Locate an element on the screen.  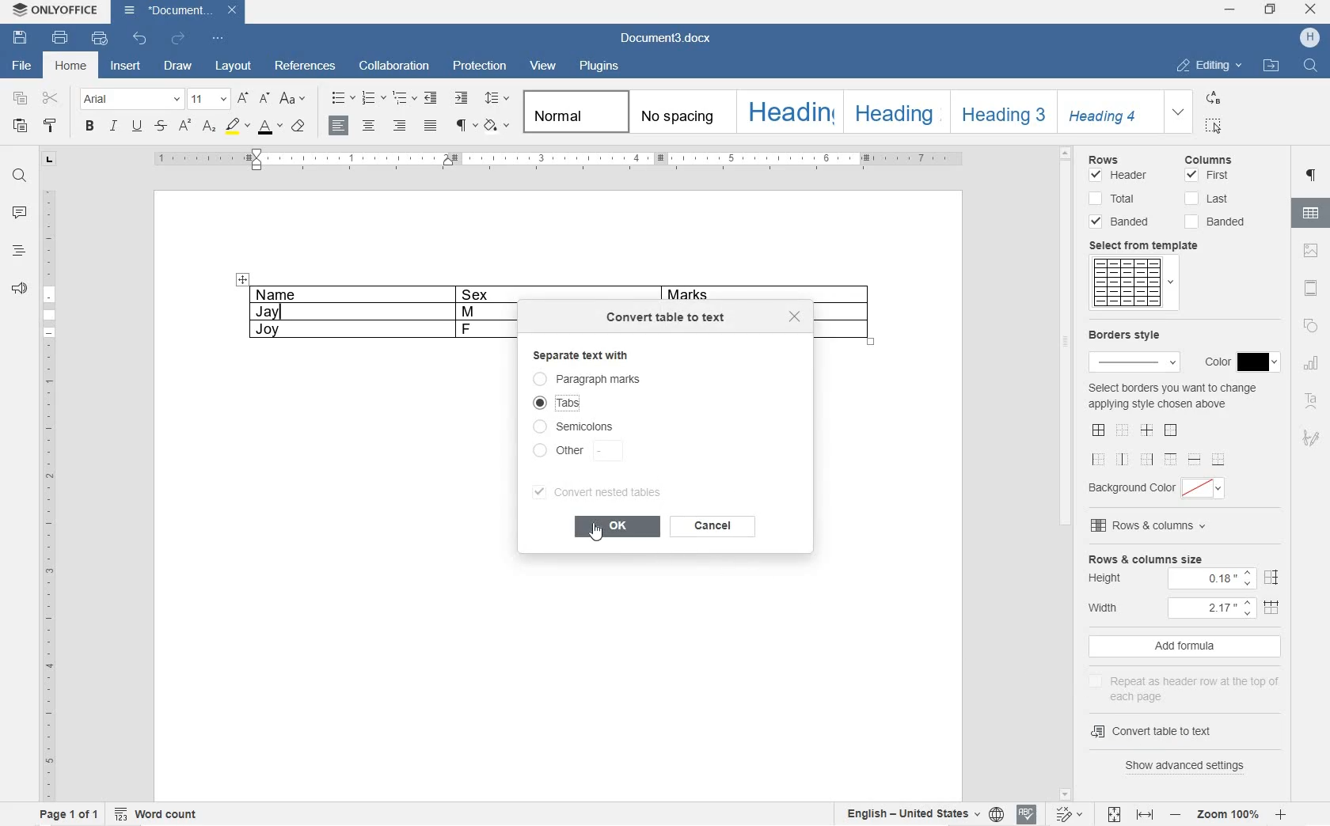
FONT COLOR is located at coordinates (270, 129).